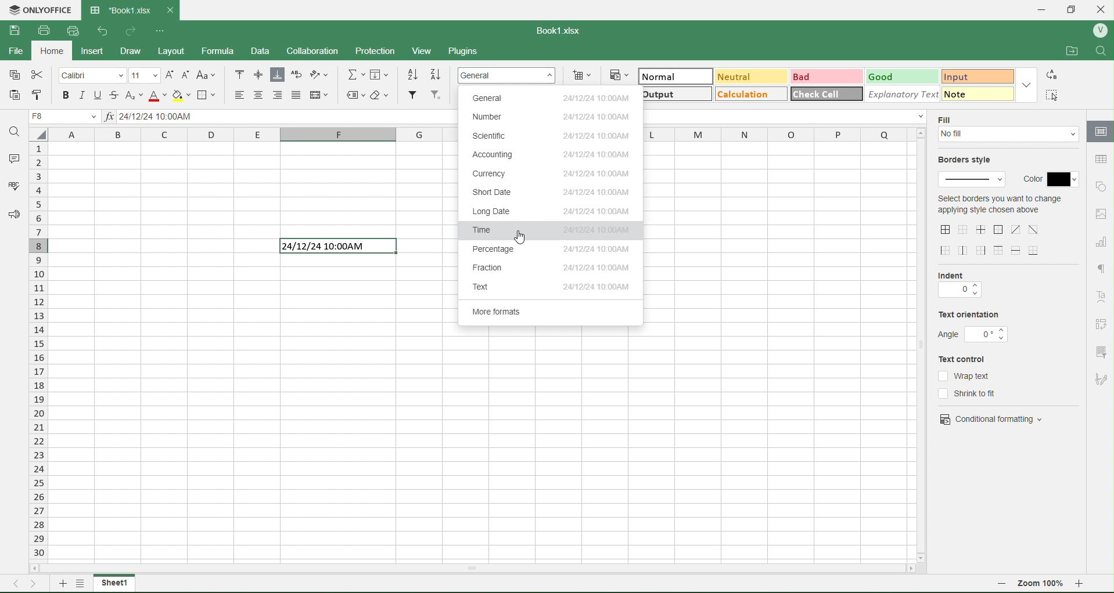 The height and width of the screenshot is (593, 1114). I want to click on link, so click(1101, 324).